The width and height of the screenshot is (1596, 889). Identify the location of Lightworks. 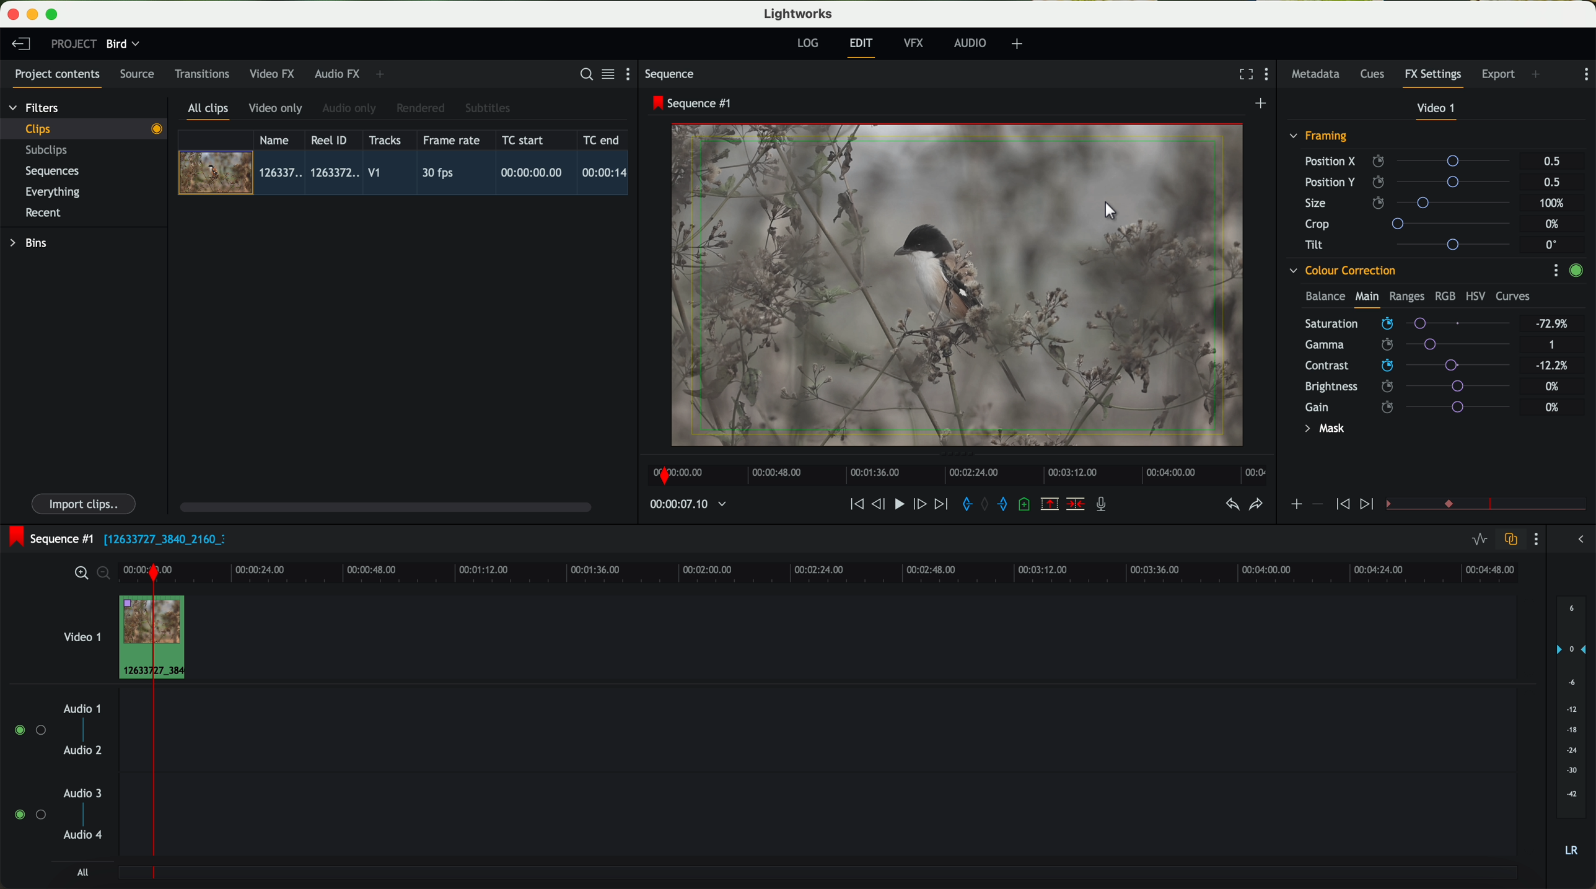
(799, 13).